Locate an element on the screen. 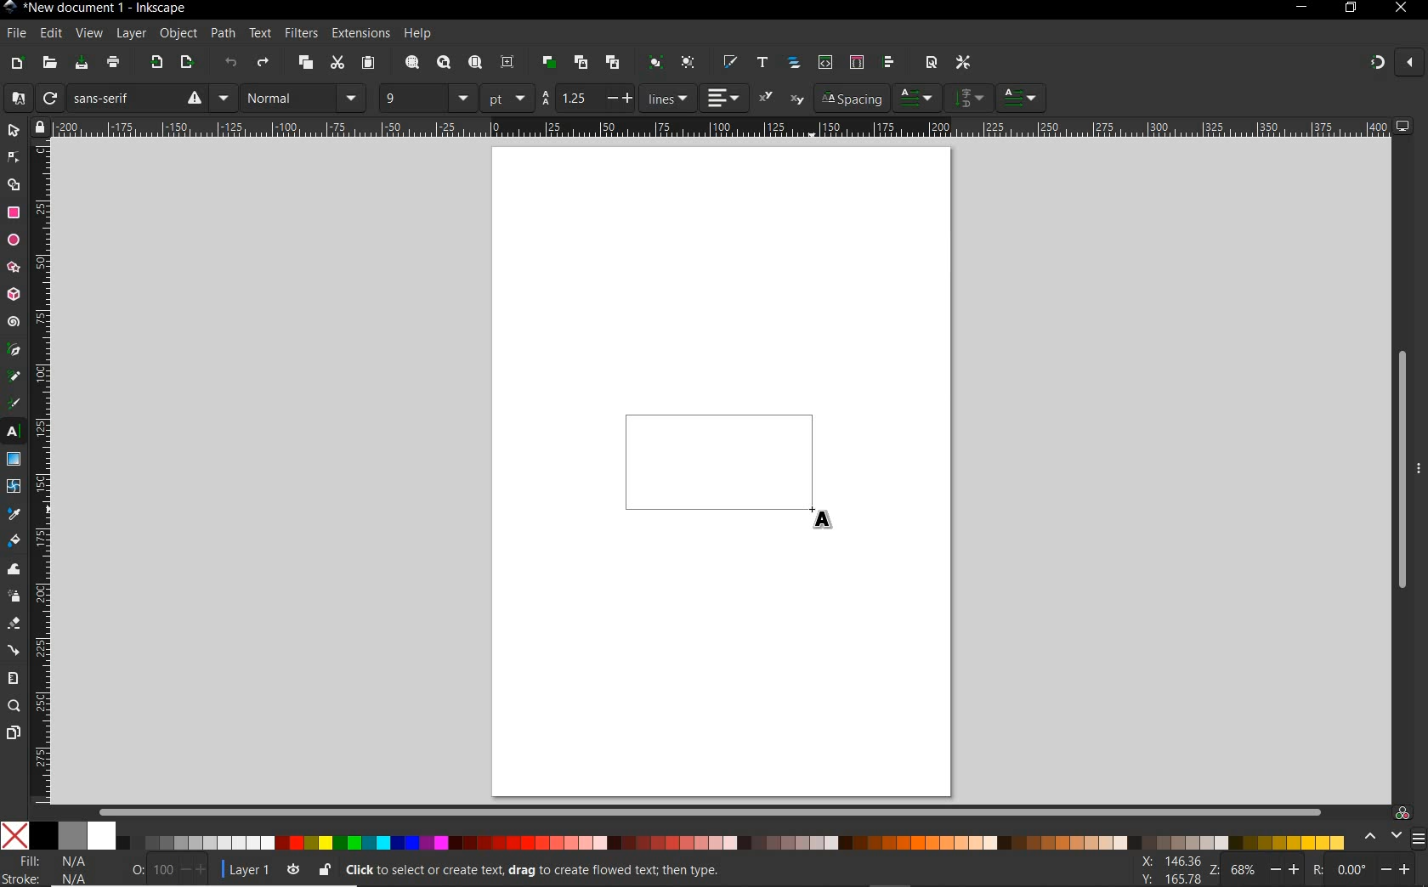 This screenshot has height=887, width=1428. view is located at coordinates (88, 34).